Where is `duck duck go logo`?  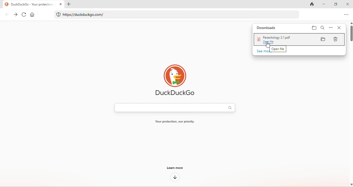 duck duck go logo is located at coordinates (175, 80).